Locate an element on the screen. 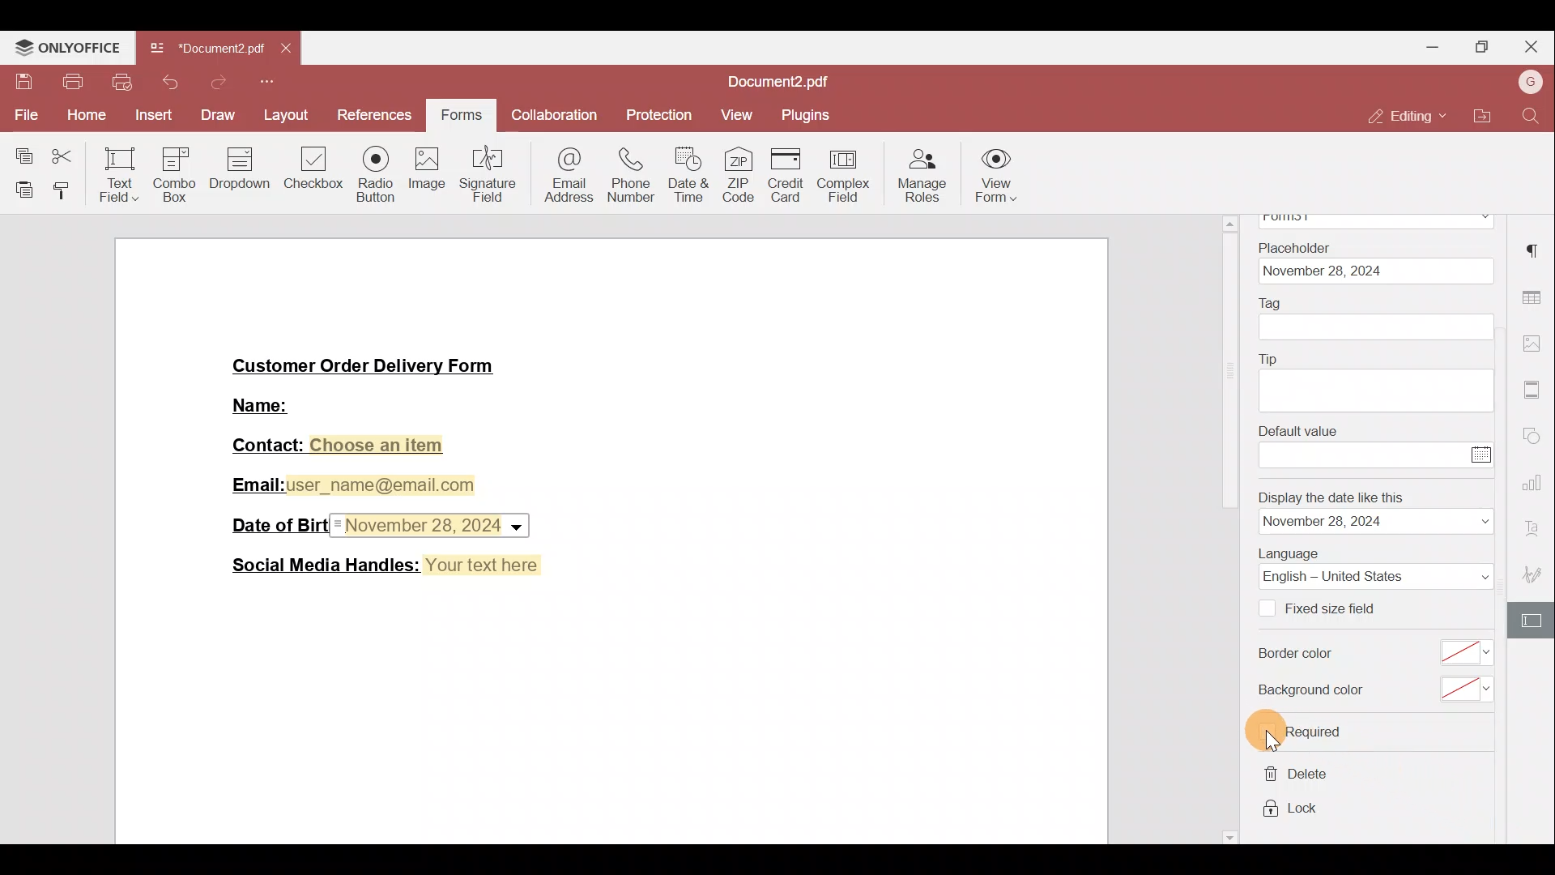  select background color is located at coordinates (1468, 687).